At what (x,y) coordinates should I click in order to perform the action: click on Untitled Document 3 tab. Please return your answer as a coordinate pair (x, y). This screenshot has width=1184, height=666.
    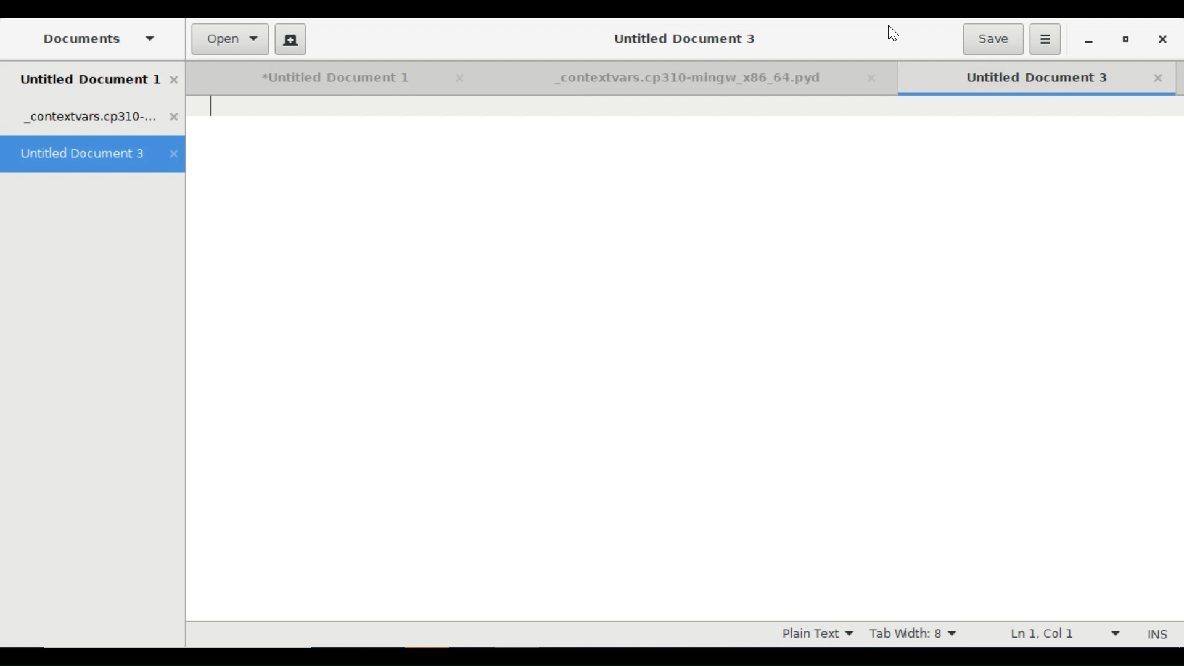
    Looking at the image, I should click on (93, 155).